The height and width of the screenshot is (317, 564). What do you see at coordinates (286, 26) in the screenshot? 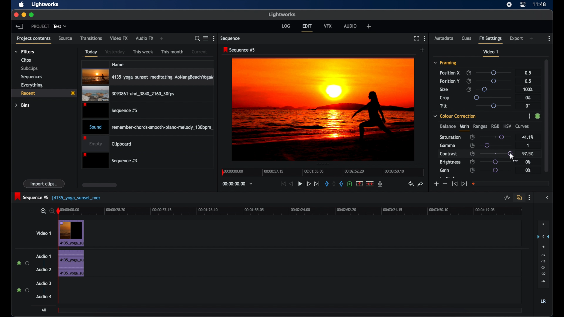
I see `log` at bounding box center [286, 26].